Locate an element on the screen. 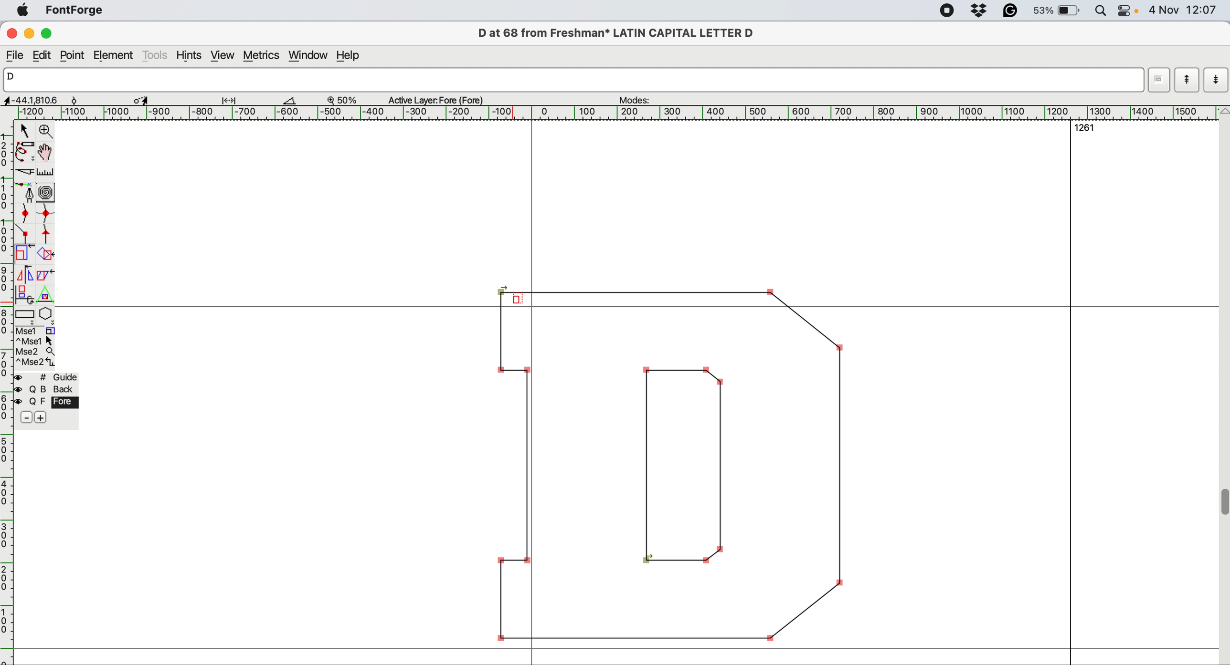  star or polygon is located at coordinates (46, 316).